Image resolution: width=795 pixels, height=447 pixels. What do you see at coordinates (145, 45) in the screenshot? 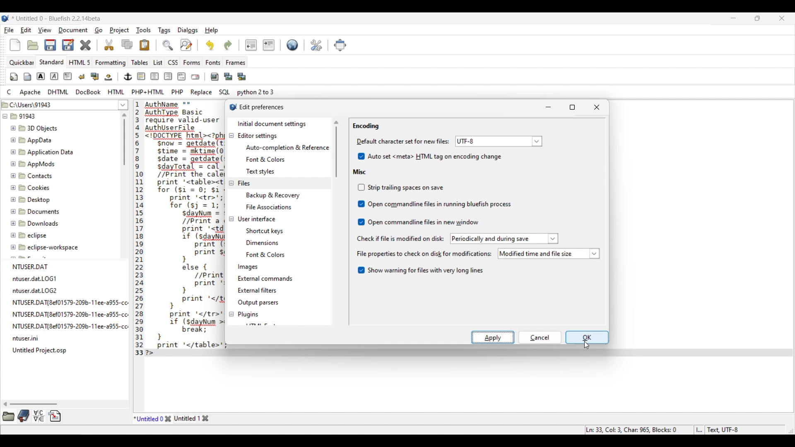
I see `Paste` at bounding box center [145, 45].